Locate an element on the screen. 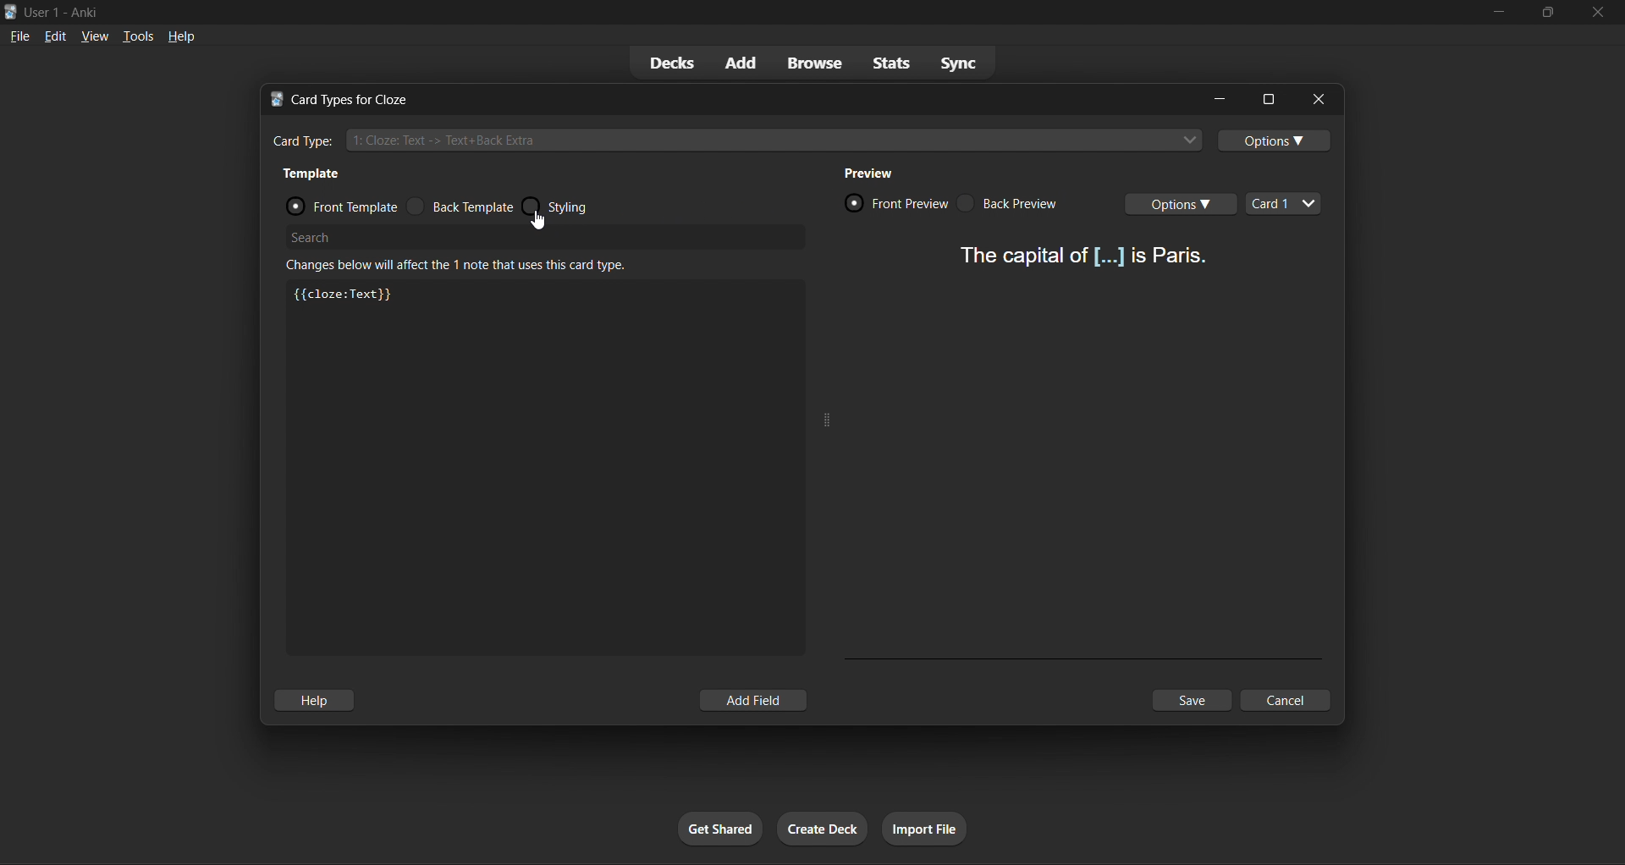  save is located at coordinates (1195, 702).